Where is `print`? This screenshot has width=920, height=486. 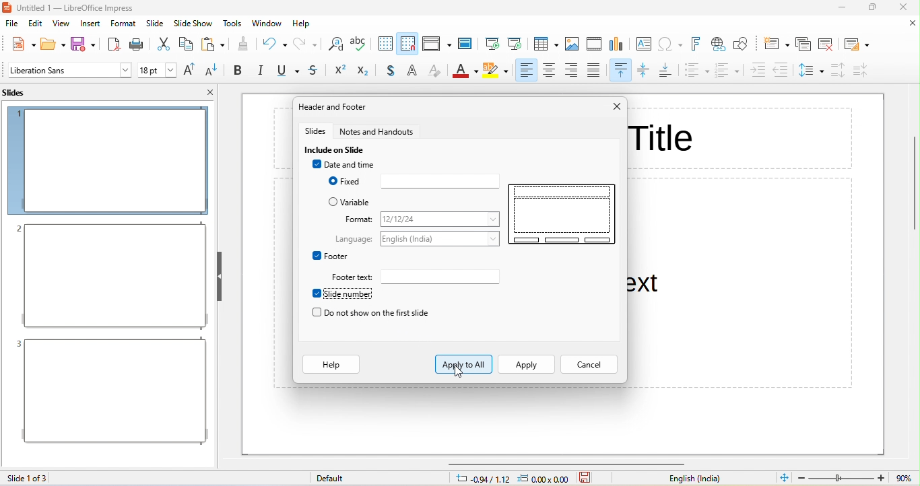
print is located at coordinates (138, 44).